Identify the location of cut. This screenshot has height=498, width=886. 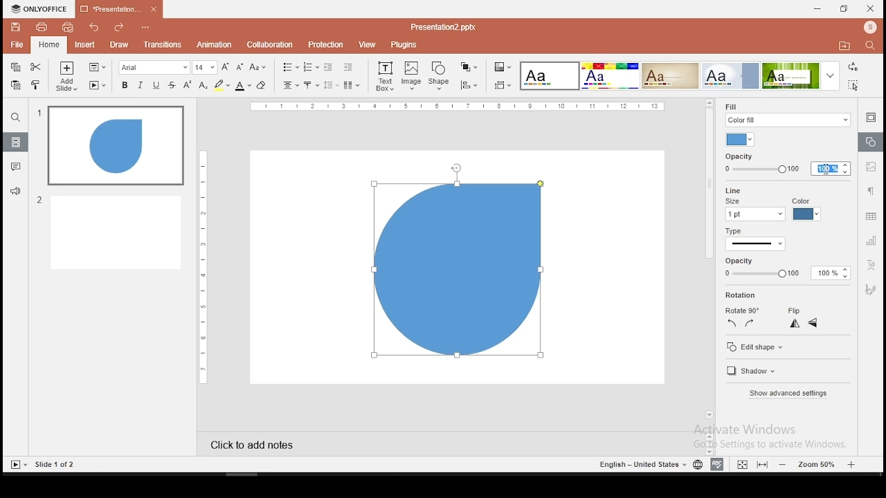
(35, 68).